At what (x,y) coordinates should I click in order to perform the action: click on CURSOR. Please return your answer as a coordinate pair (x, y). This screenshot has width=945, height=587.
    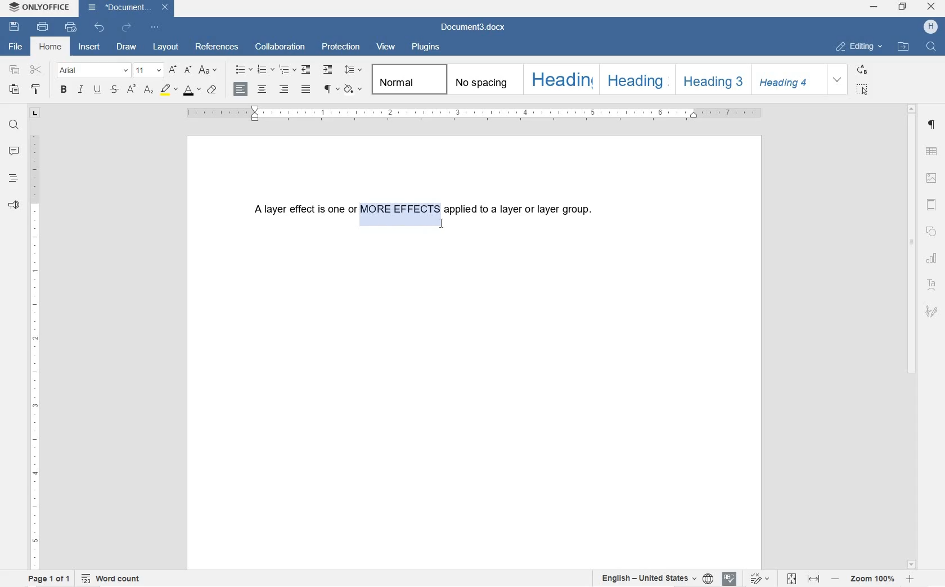
    Looking at the image, I should click on (443, 225).